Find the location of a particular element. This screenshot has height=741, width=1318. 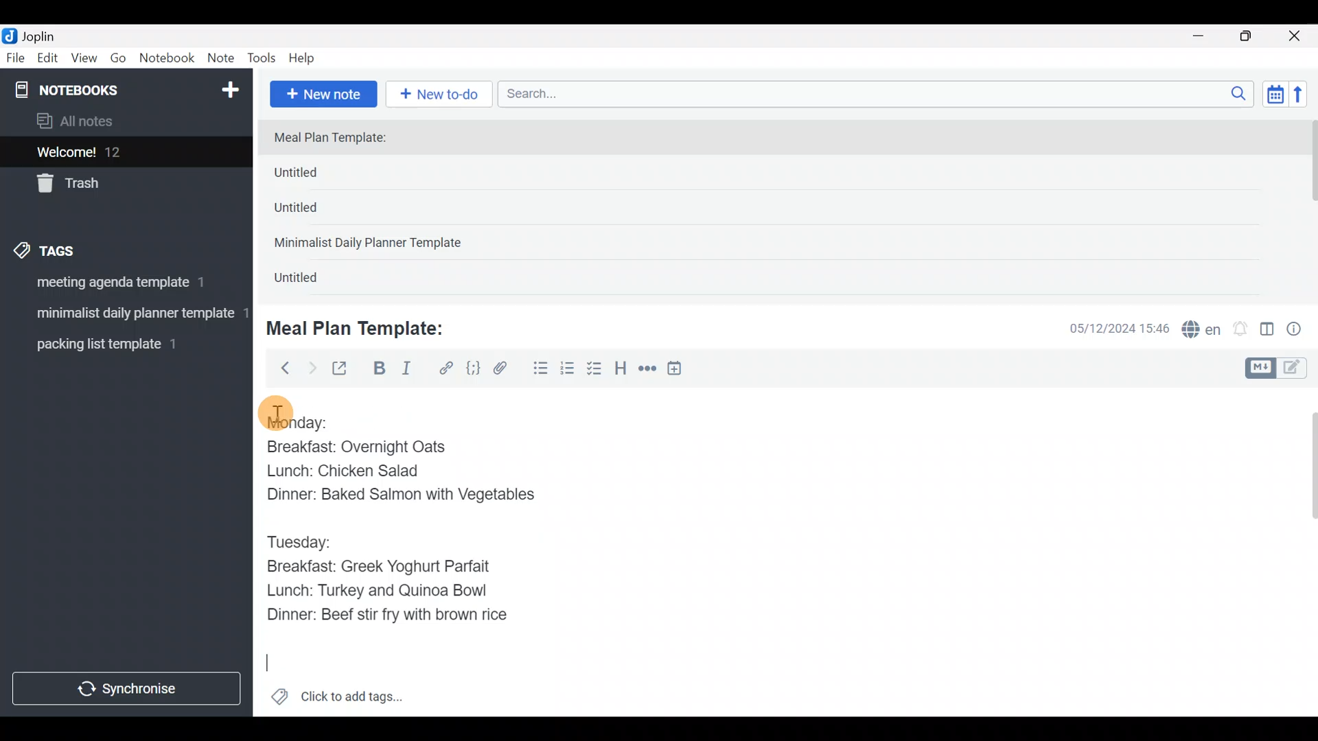

Monday: is located at coordinates (291, 425).